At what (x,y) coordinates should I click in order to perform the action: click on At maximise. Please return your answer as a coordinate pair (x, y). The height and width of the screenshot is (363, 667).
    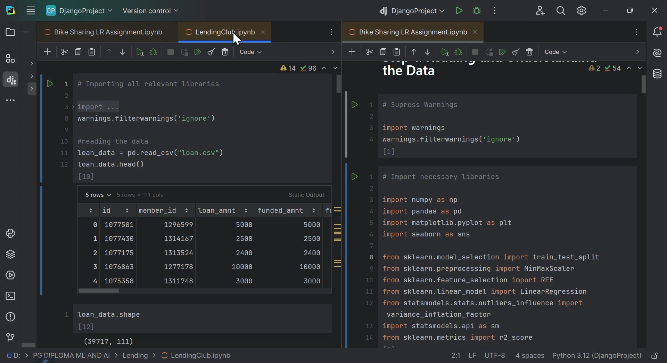
    Looking at the image, I should click on (631, 10).